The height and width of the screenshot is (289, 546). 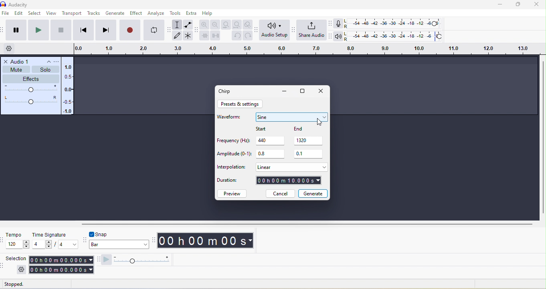 What do you see at coordinates (4, 240) in the screenshot?
I see `audacity time signature toolbar` at bounding box center [4, 240].